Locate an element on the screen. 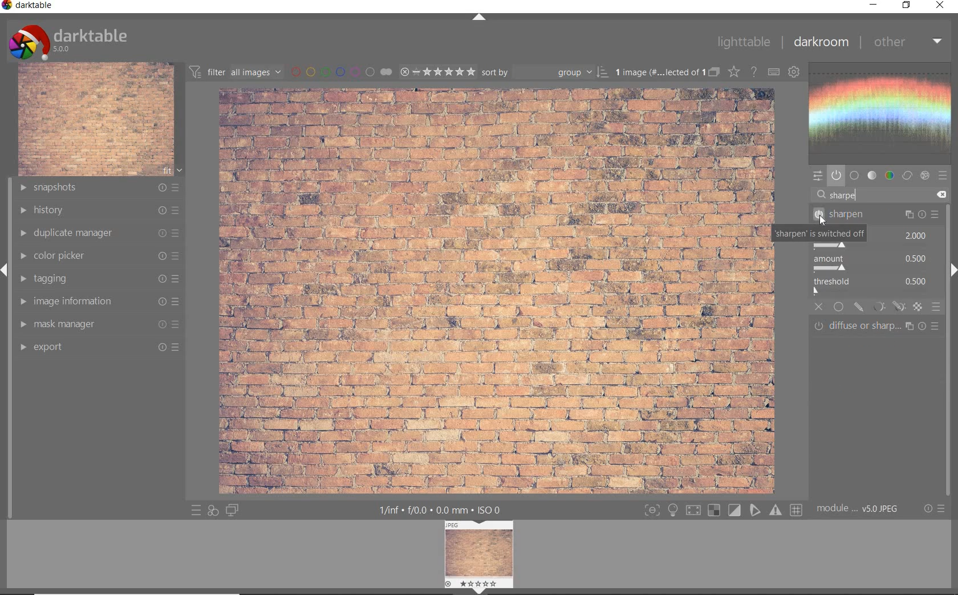 This screenshot has height=595, width=958. 1 image (# ... lected of is located at coordinates (657, 71).